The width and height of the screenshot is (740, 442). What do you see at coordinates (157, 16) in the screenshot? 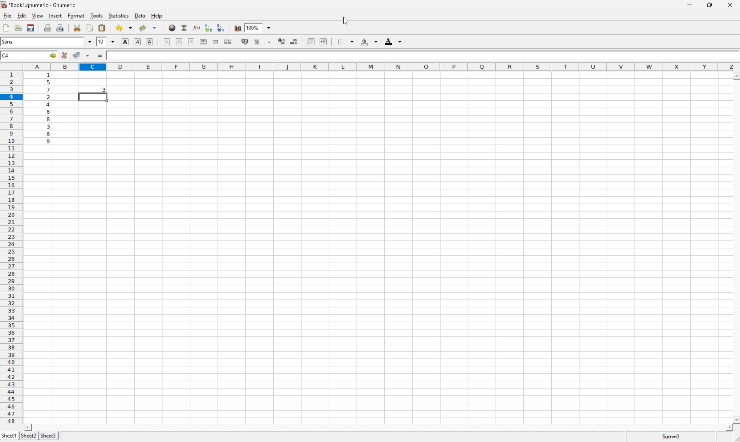
I see `help` at bounding box center [157, 16].